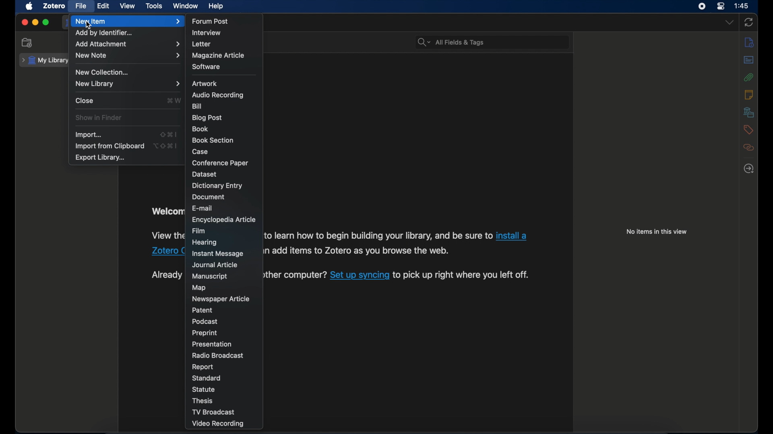 This screenshot has width=773, height=434. Describe the element at coordinates (451, 43) in the screenshot. I see `search bar` at that location.